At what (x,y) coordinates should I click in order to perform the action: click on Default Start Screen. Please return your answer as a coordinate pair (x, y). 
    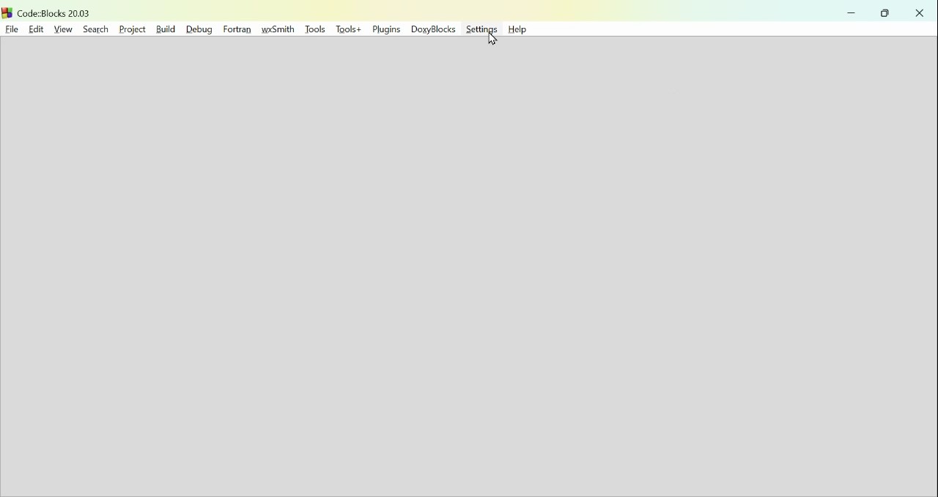
    Looking at the image, I should click on (467, 268).